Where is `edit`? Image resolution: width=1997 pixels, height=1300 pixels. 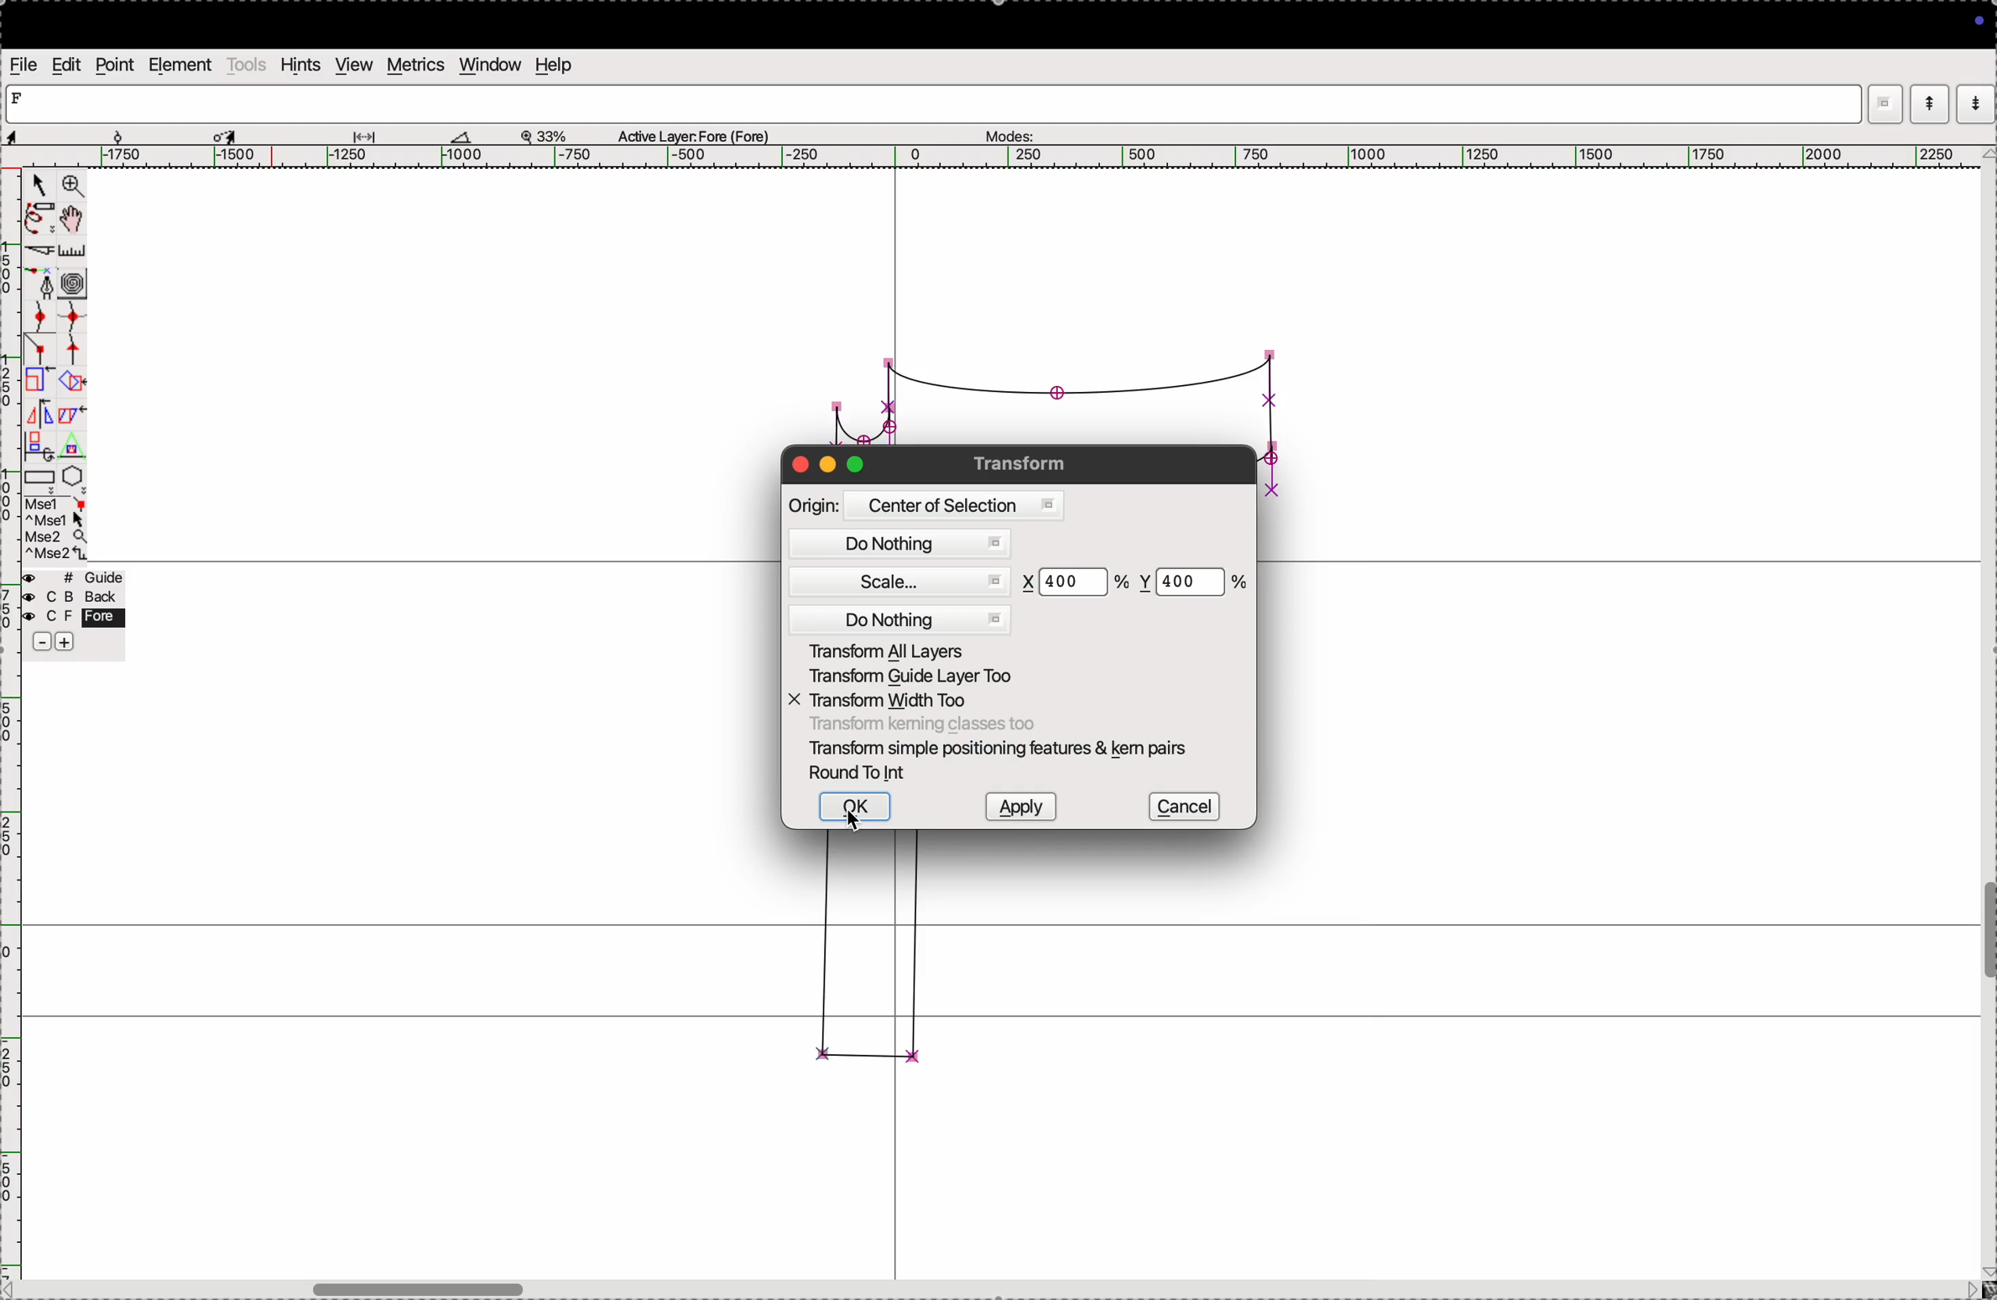
edit is located at coordinates (68, 65).